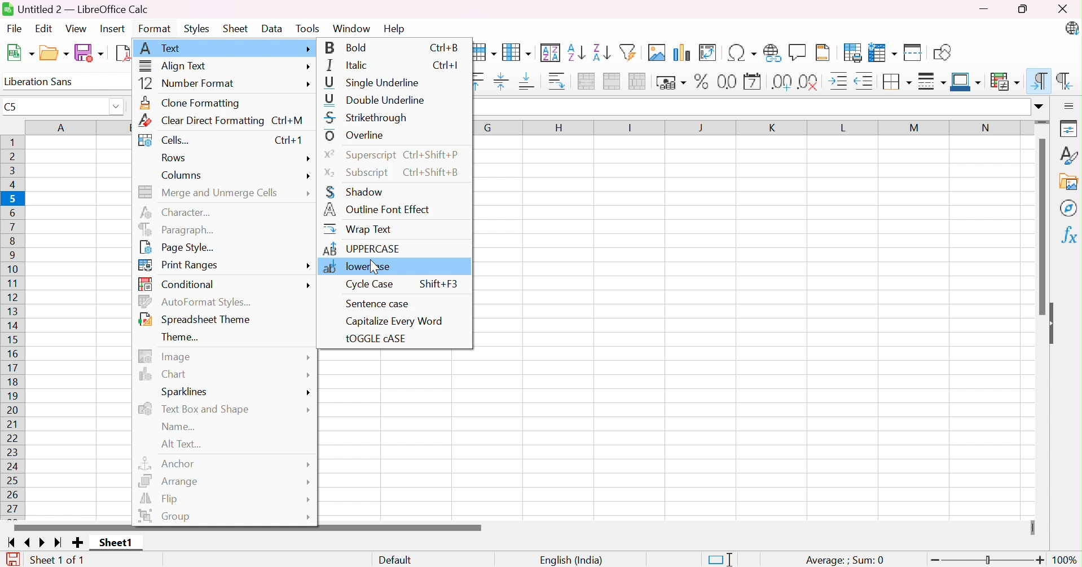 This screenshot has height=567, width=1082. What do you see at coordinates (377, 210) in the screenshot?
I see `Outline Font Effect` at bounding box center [377, 210].